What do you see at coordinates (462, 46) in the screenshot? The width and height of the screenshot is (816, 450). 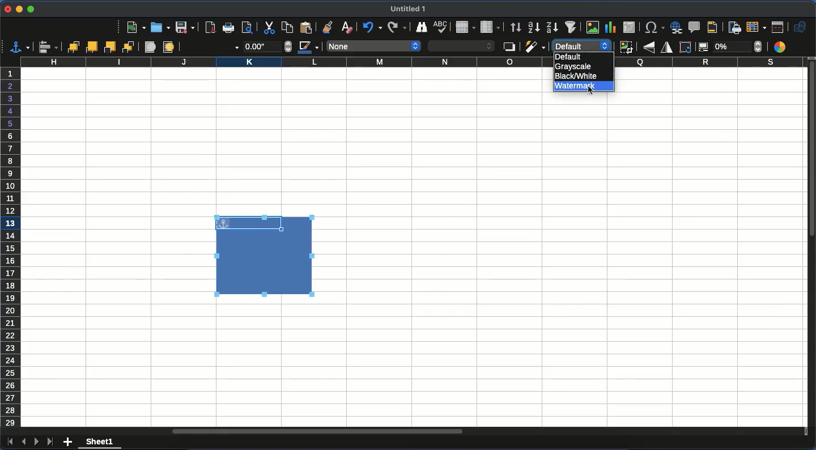 I see `area style / filing` at bounding box center [462, 46].